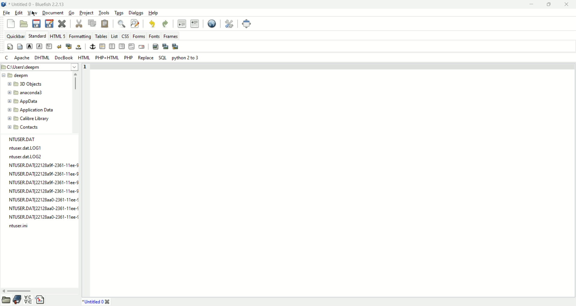 The width and height of the screenshot is (576, 306). Describe the element at coordinates (181, 24) in the screenshot. I see `unindent` at that location.